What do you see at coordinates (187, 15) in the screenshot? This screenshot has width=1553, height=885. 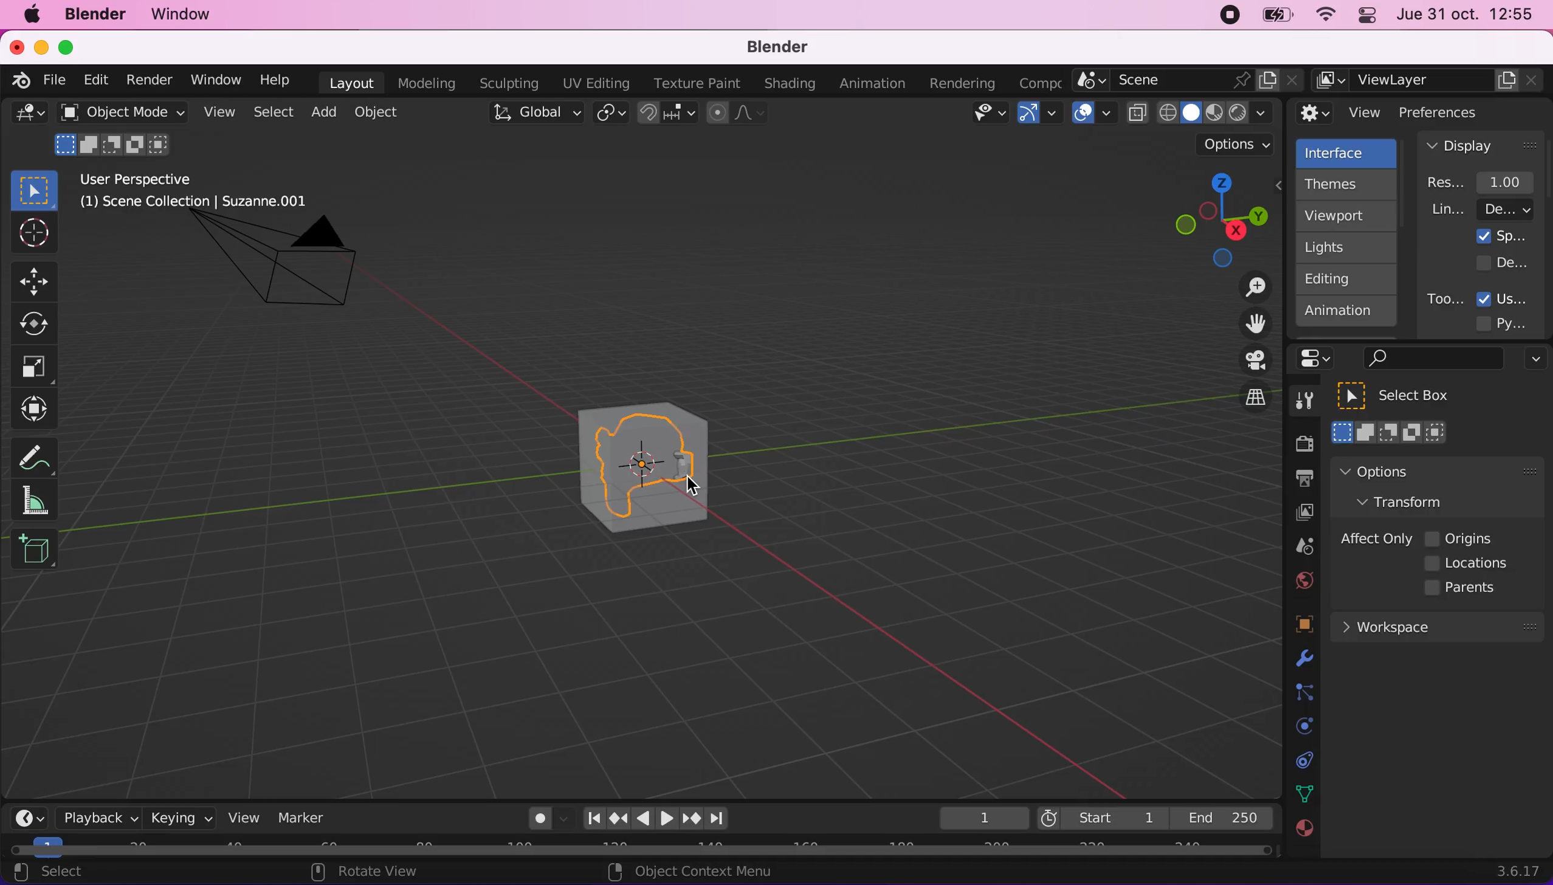 I see `window` at bounding box center [187, 15].